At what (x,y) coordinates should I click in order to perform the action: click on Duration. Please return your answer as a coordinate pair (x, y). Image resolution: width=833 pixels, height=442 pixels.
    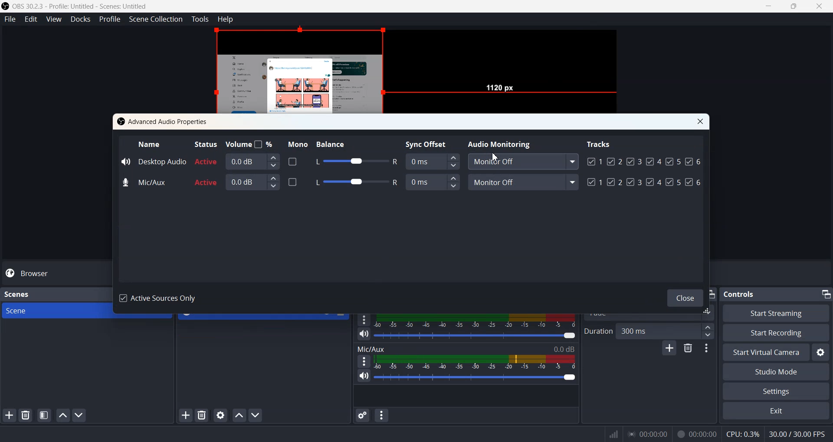
    Looking at the image, I should click on (598, 331).